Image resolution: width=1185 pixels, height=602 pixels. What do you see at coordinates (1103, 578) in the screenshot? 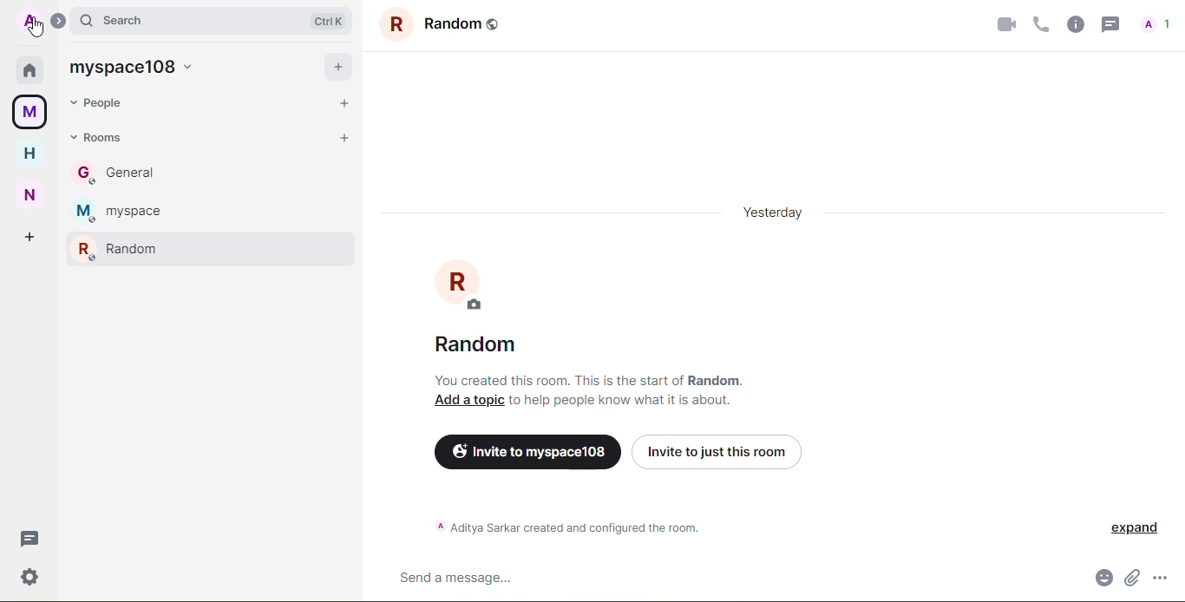
I see `emoji` at bounding box center [1103, 578].